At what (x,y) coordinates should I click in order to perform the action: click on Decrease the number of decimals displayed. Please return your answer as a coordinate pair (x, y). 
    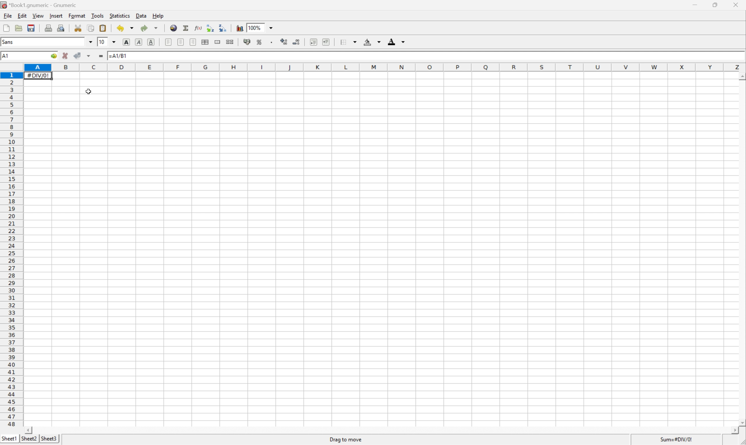
    Looking at the image, I should click on (297, 41).